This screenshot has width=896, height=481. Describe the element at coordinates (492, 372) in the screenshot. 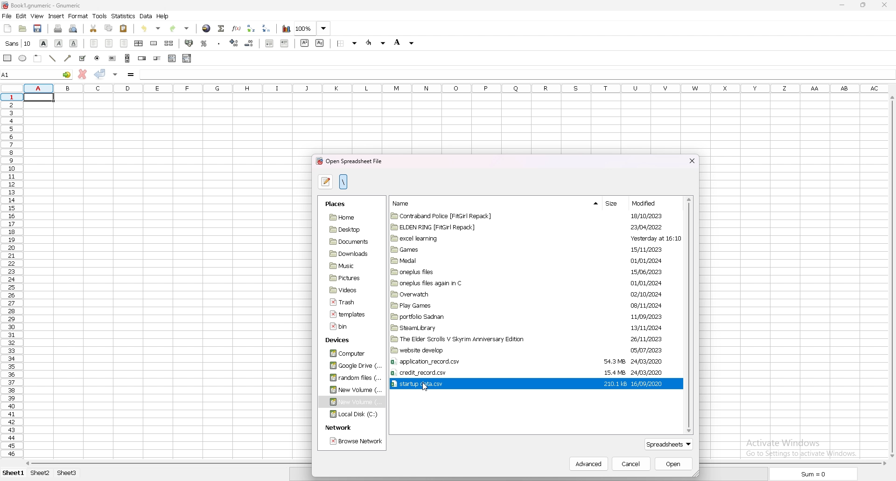

I see `file` at that location.